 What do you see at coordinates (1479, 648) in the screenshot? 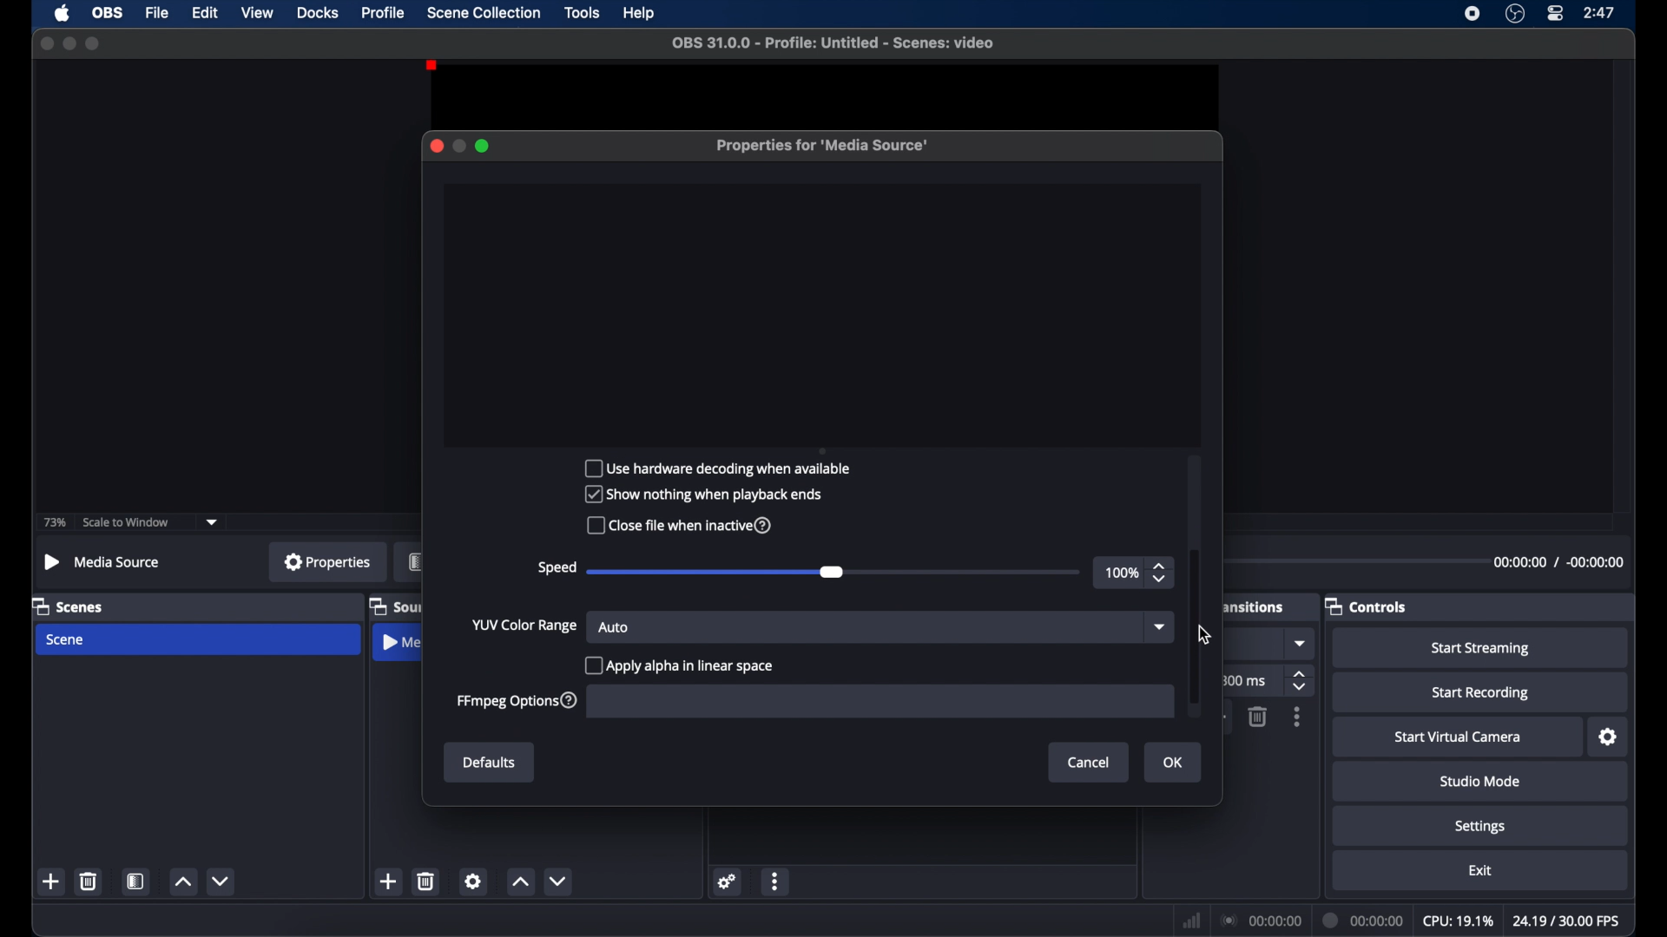
I see `start streaming` at bounding box center [1479, 648].